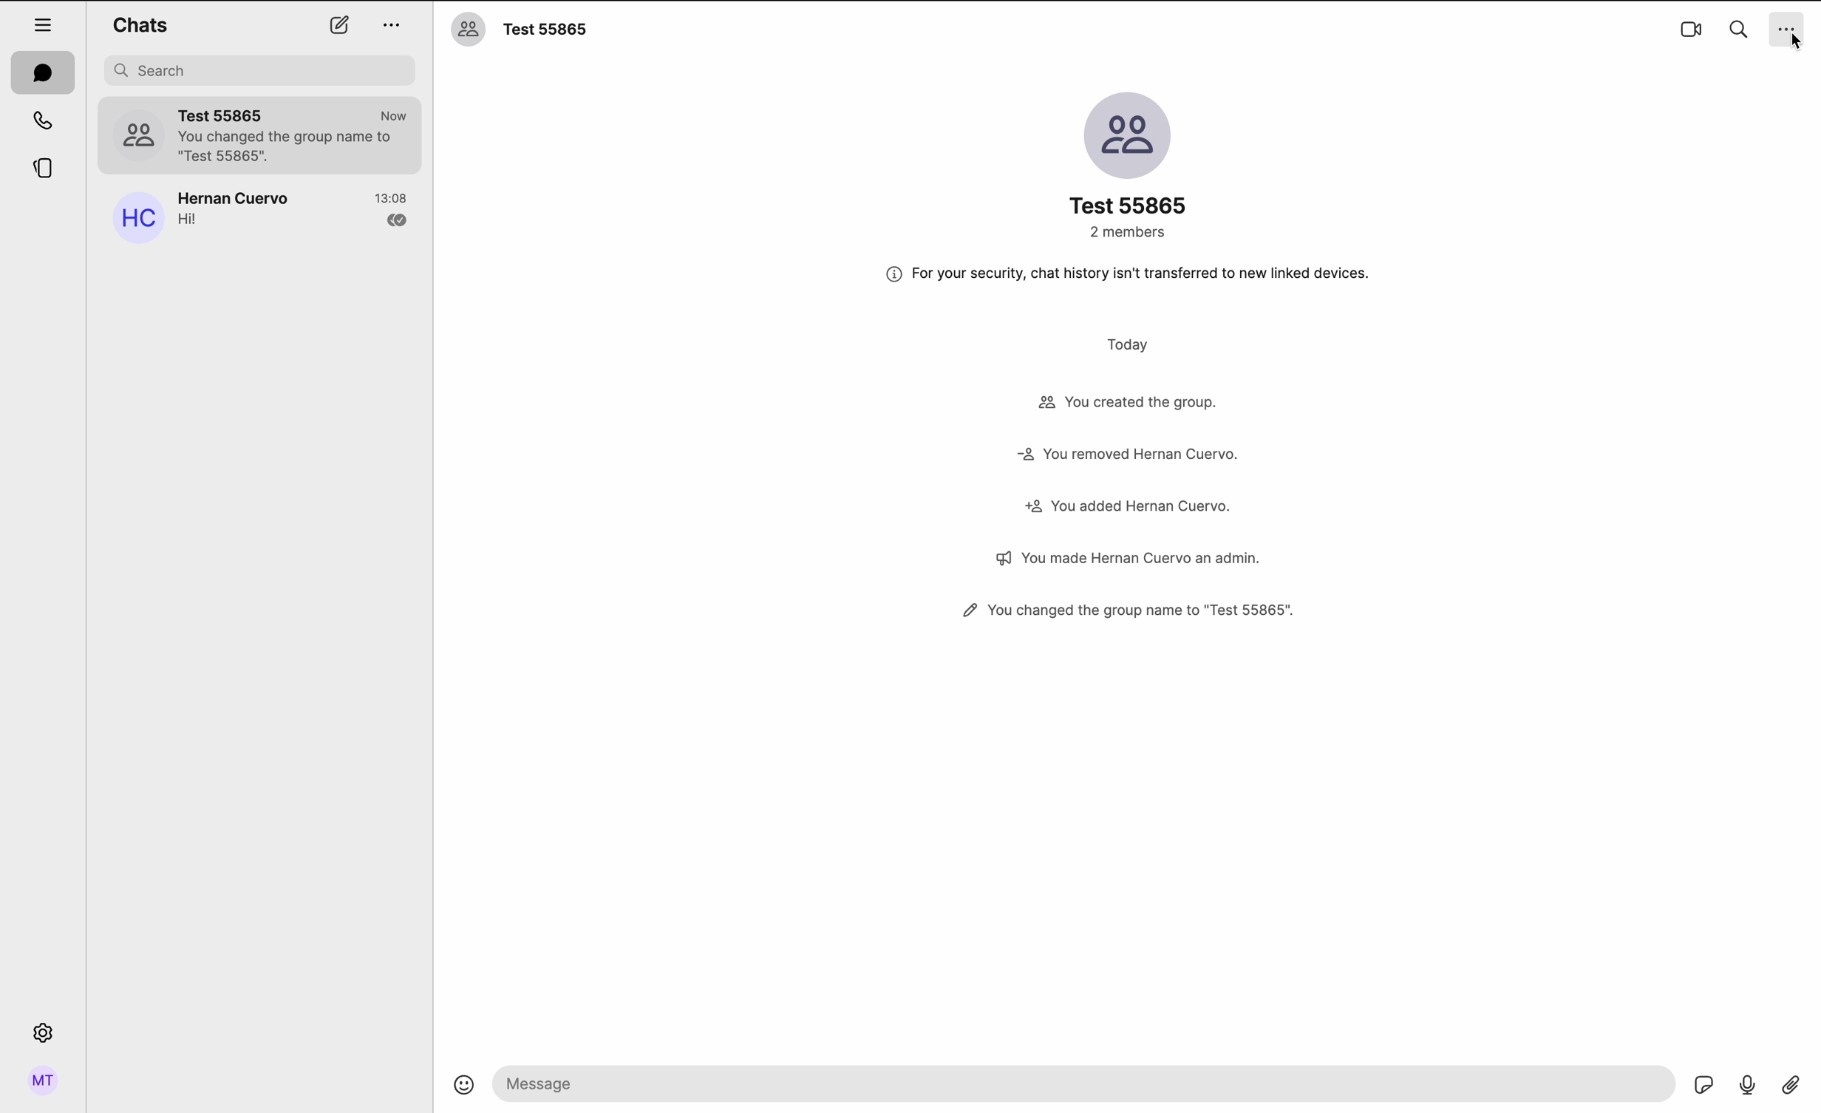 The height and width of the screenshot is (1113, 1821). Describe the element at coordinates (45, 169) in the screenshot. I see `threads` at that location.